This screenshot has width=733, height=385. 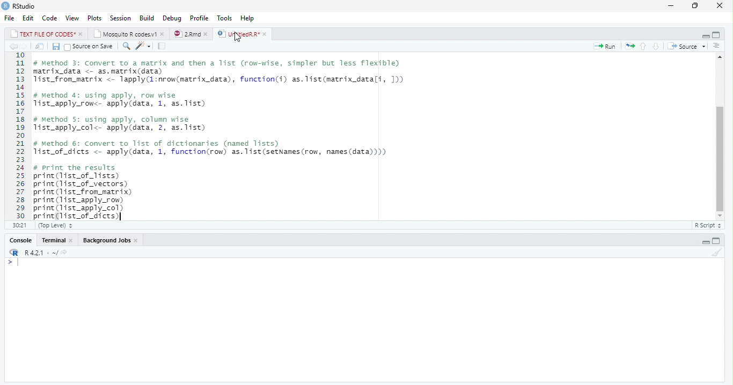 I want to click on scrollbar, so click(x=720, y=136).